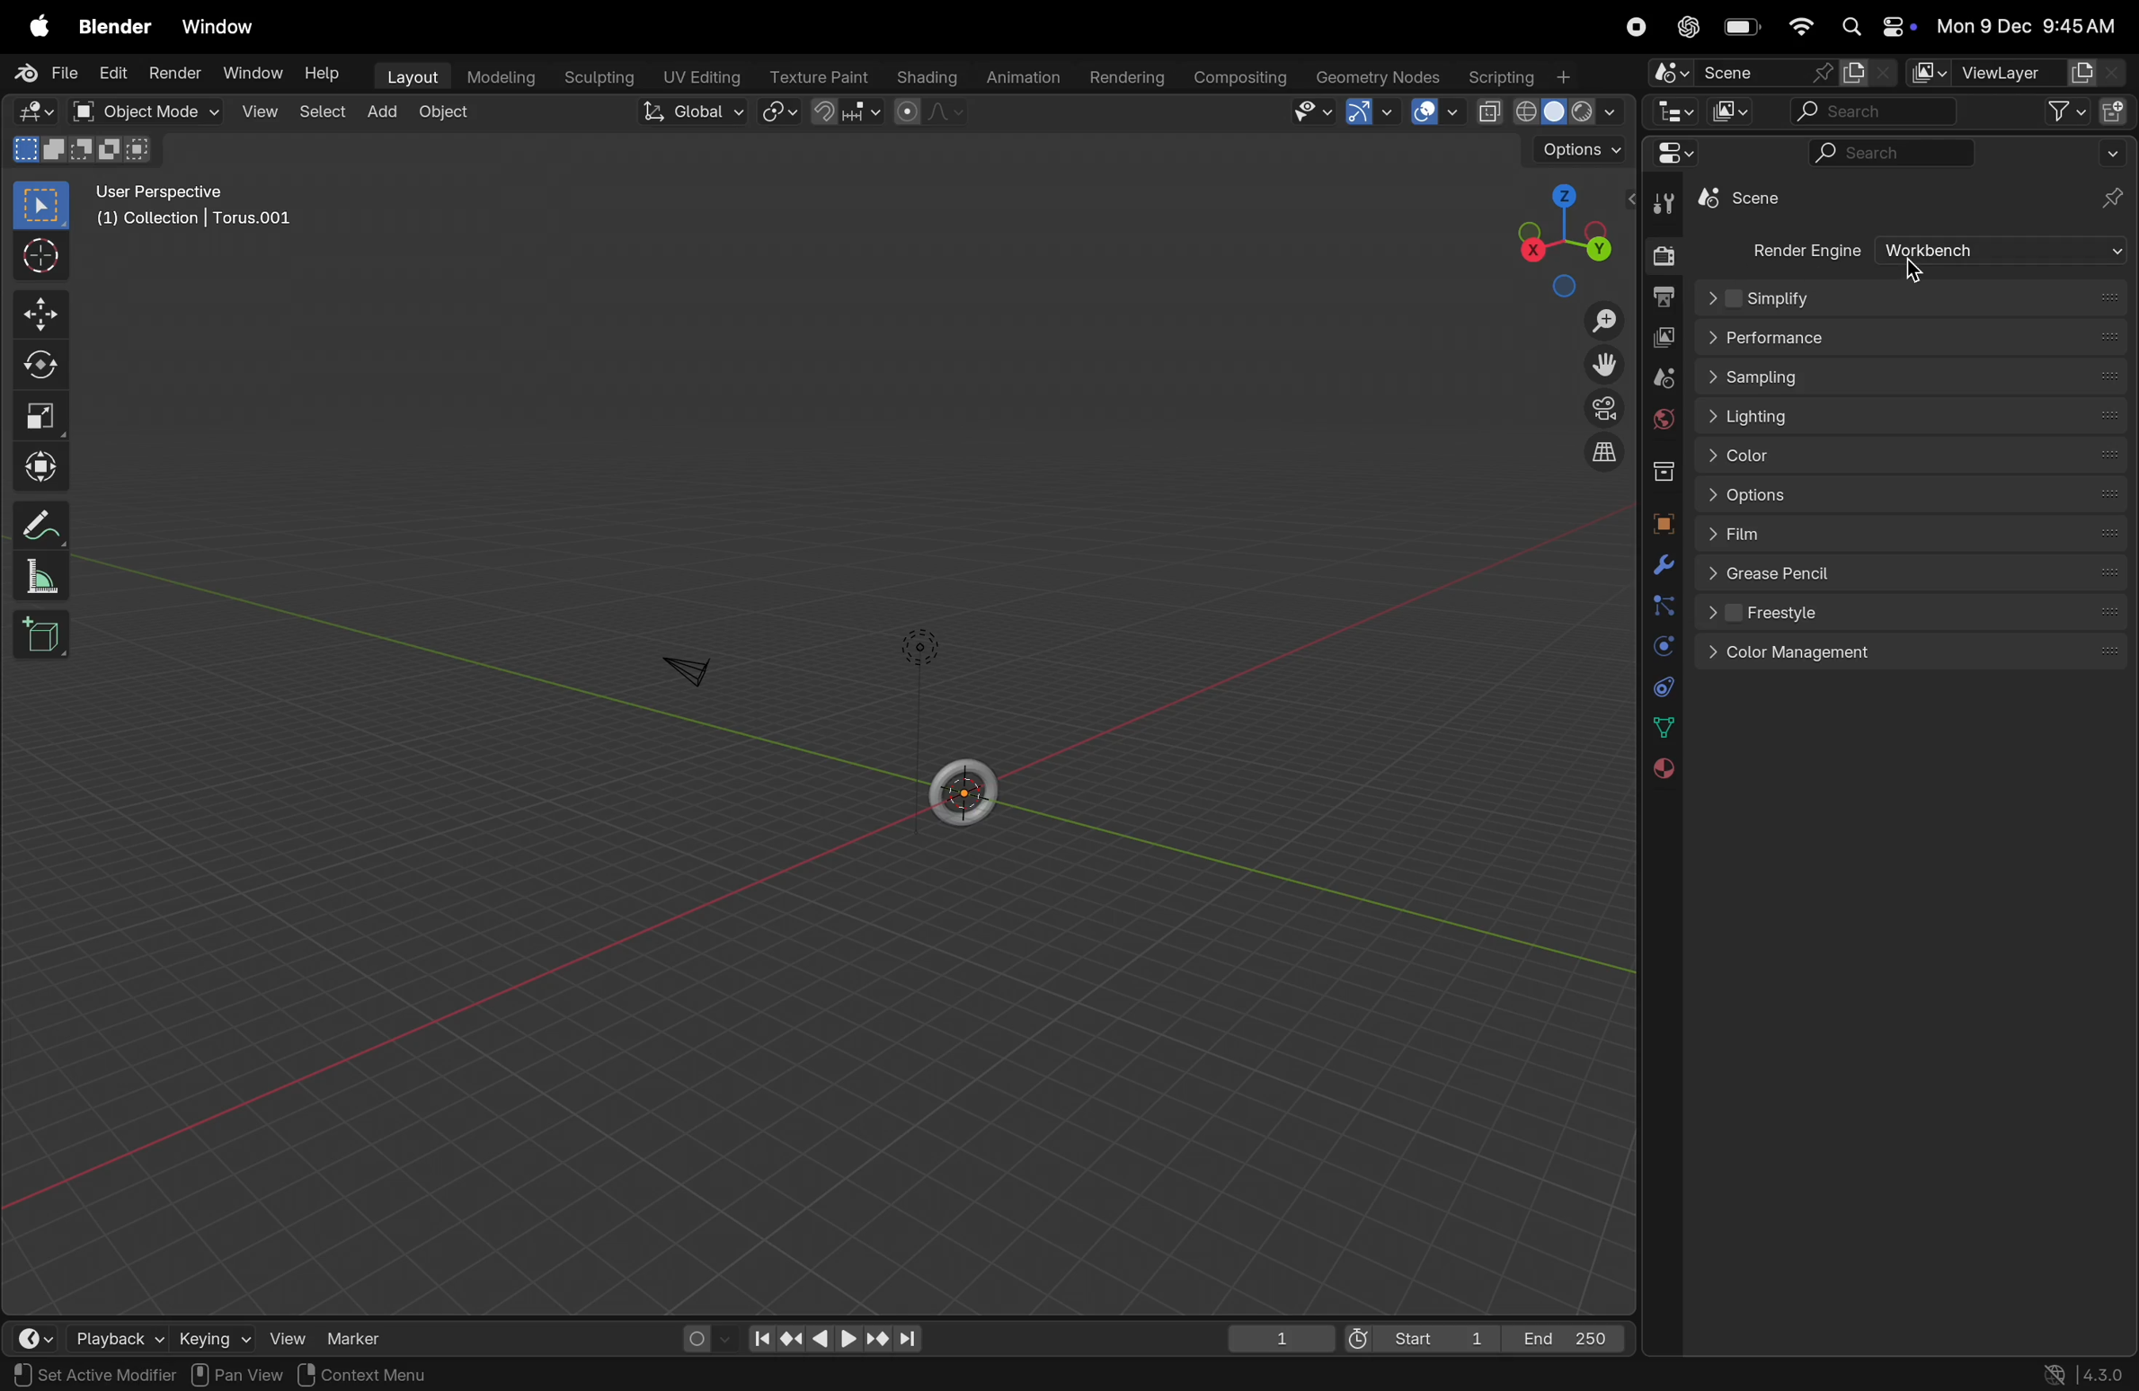  Describe the element at coordinates (2112, 156) in the screenshot. I see `drpp down` at that location.